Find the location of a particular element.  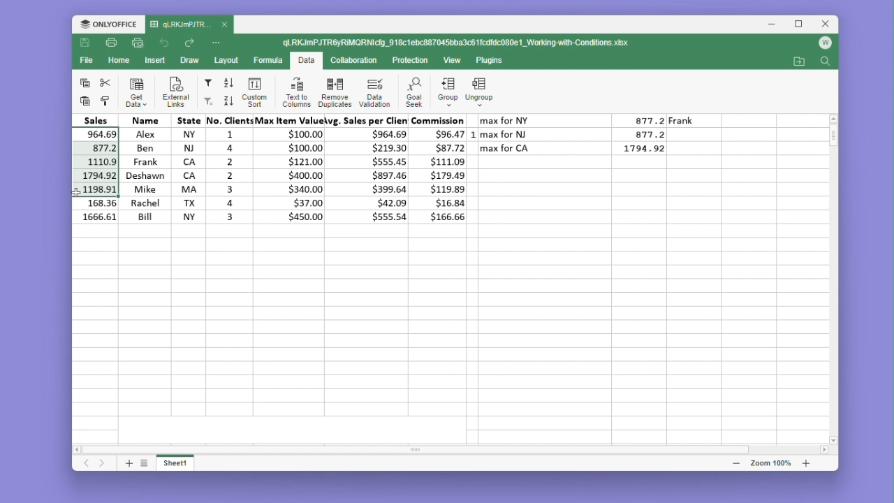

custom sort is located at coordinates (253, 92).